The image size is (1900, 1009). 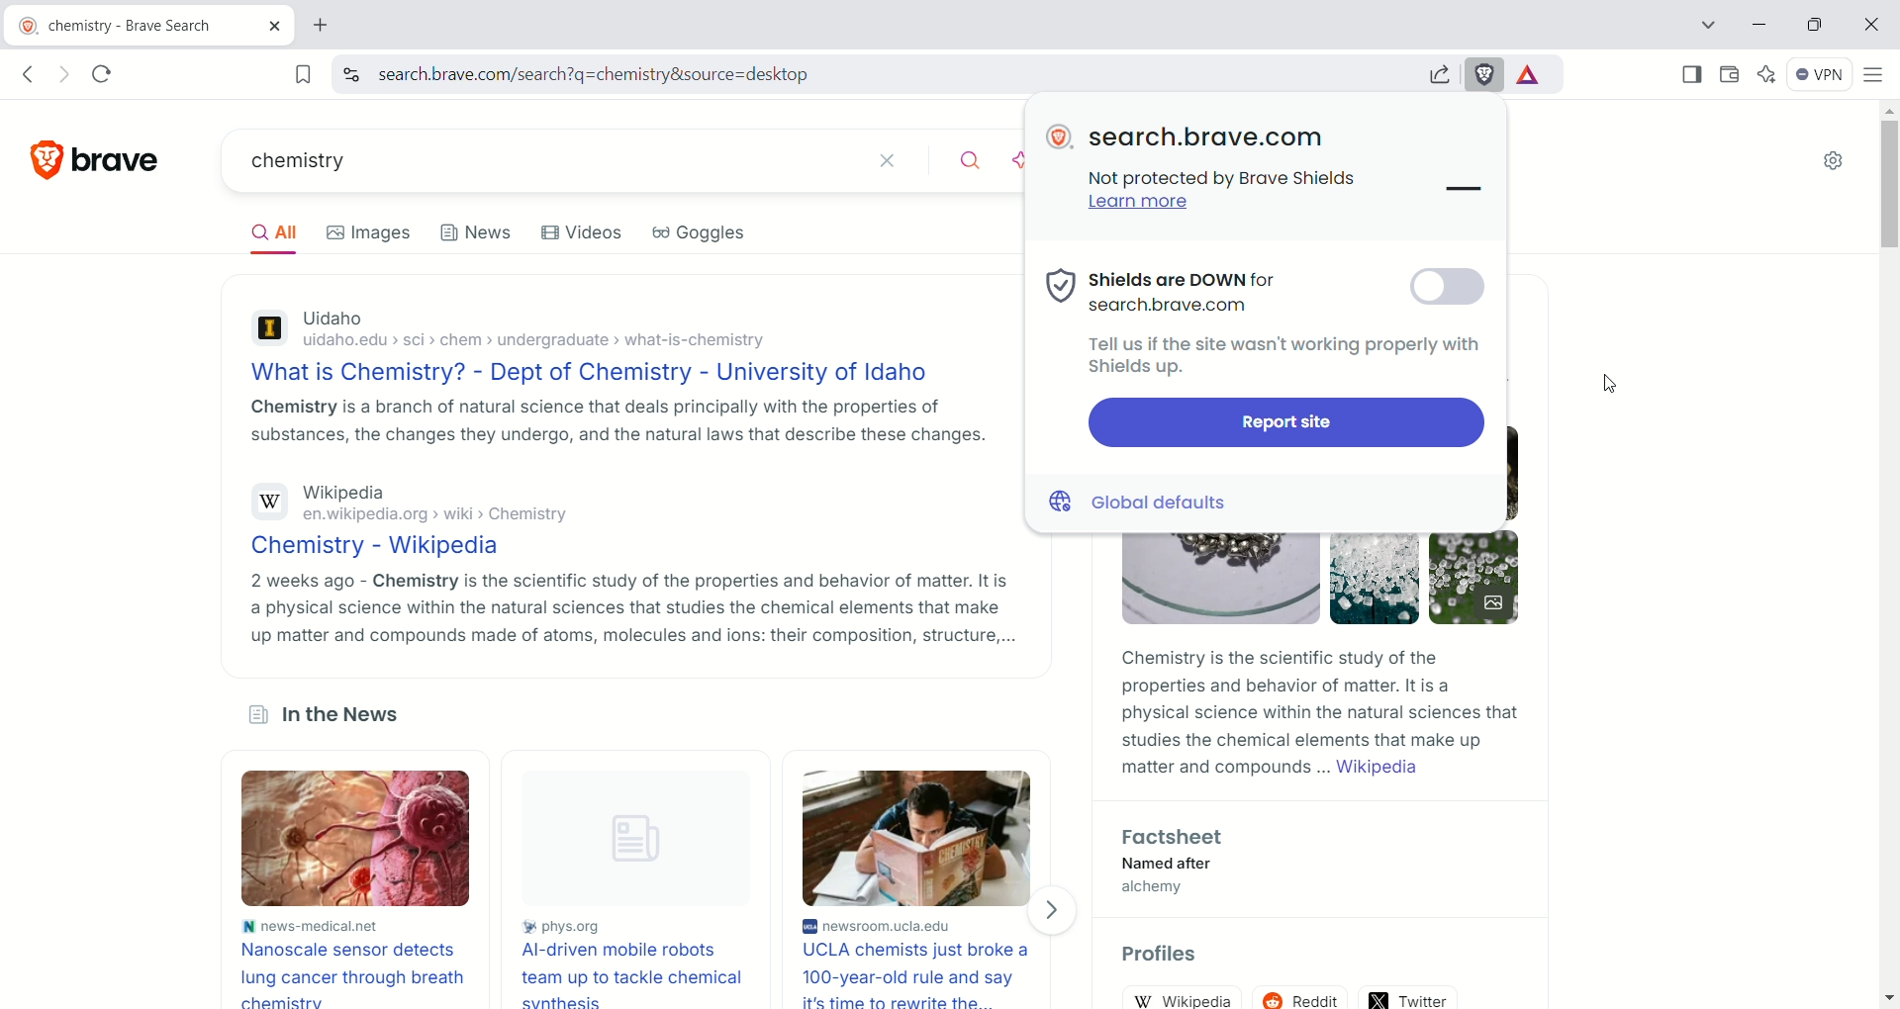 What do you see at coordinates (34, 73) in the screenshot?
I see `click to go back, hold to see history` at bounding box center [34, 73].